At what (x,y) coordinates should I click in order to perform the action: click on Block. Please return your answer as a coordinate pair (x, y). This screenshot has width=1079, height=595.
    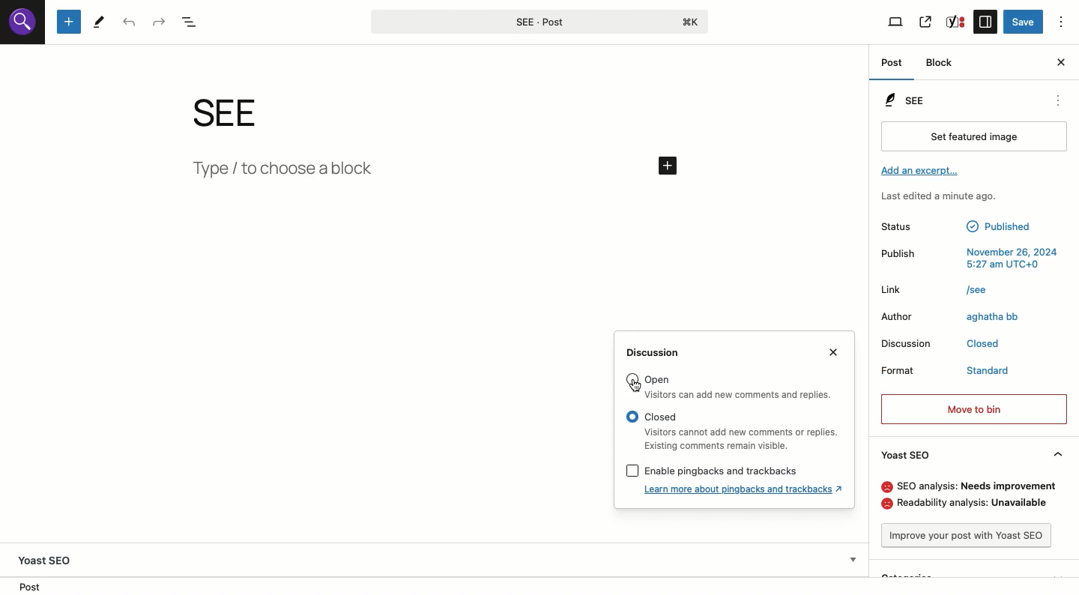
    Looking at the image, I should click on (942, 64).